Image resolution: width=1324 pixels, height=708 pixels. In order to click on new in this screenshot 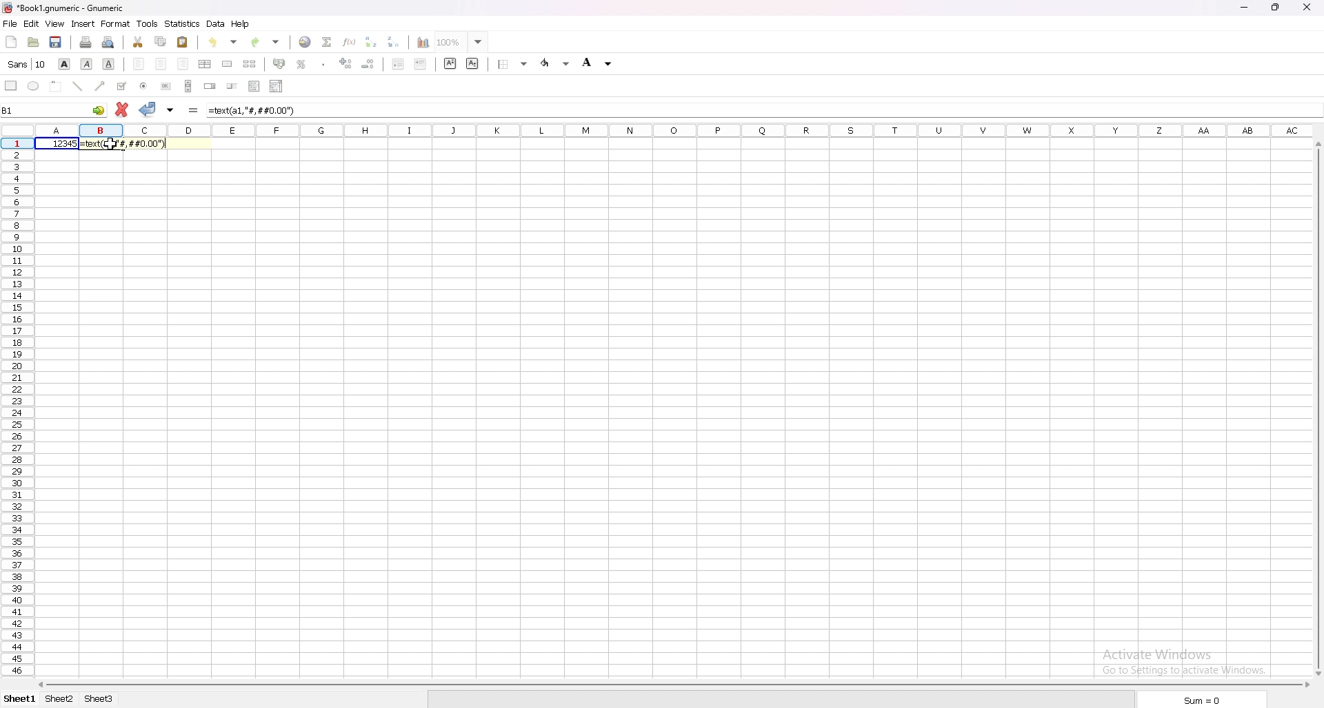, I will do `click(12, 42)`.